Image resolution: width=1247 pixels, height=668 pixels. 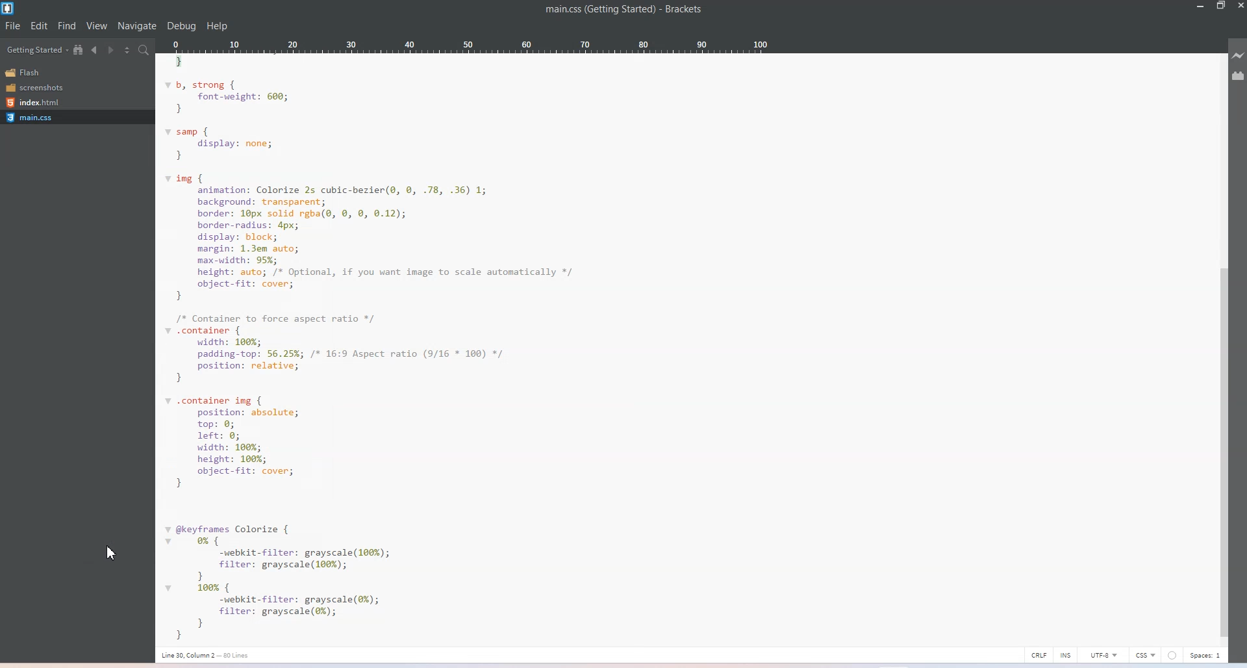 What do you see at coordinates (145, 50) in the screenshot?
I see `Find in files` at bounding box center [145, 50].